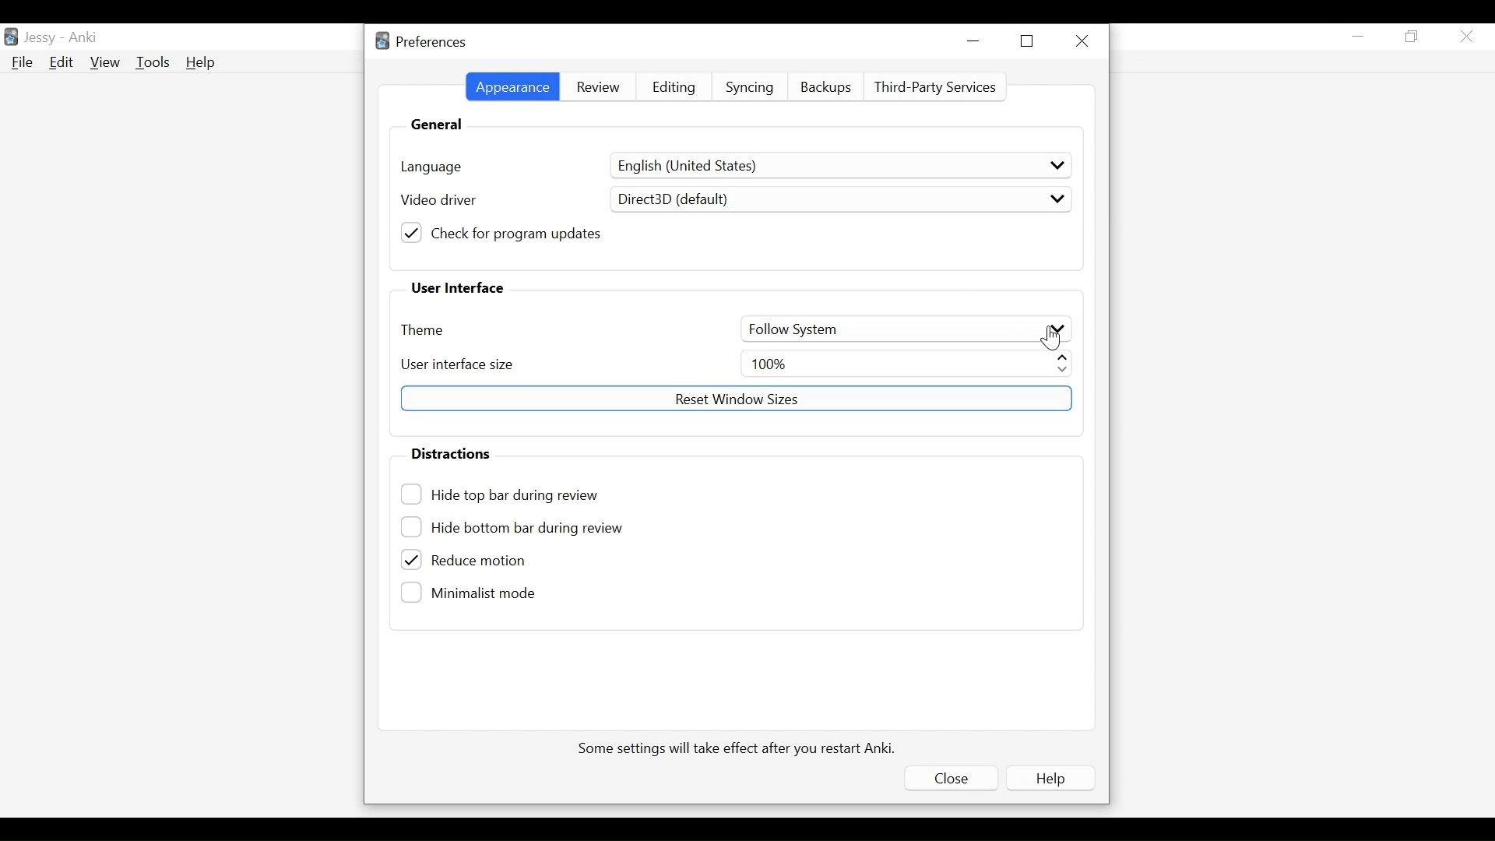 The image size is (1495, 841). What do you see at coordinates (1466, 36) in the screenshot?
I see `Close` at bounding box center [1466, 36].